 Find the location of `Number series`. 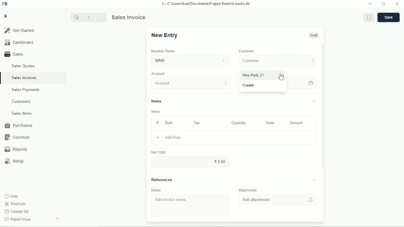

Number series is located at coordinates (164, 51).